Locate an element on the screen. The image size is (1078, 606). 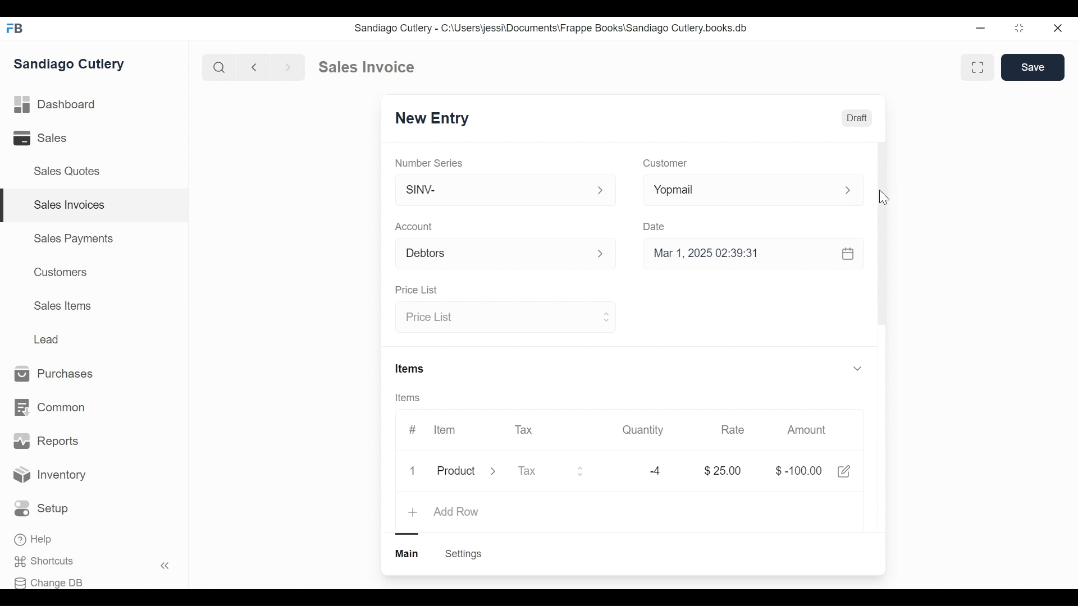
Sales Items is located at coordinates (62, 305).